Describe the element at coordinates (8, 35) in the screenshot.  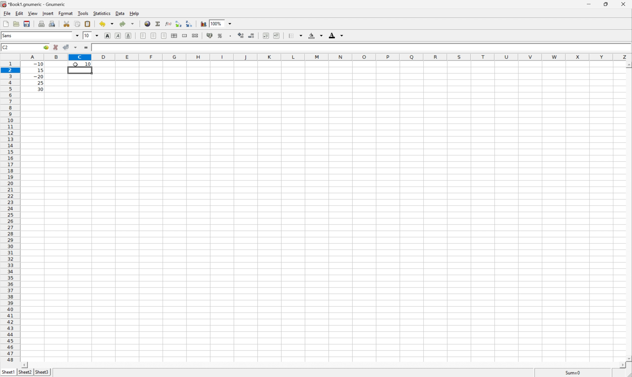
I see `Sans` at that location.